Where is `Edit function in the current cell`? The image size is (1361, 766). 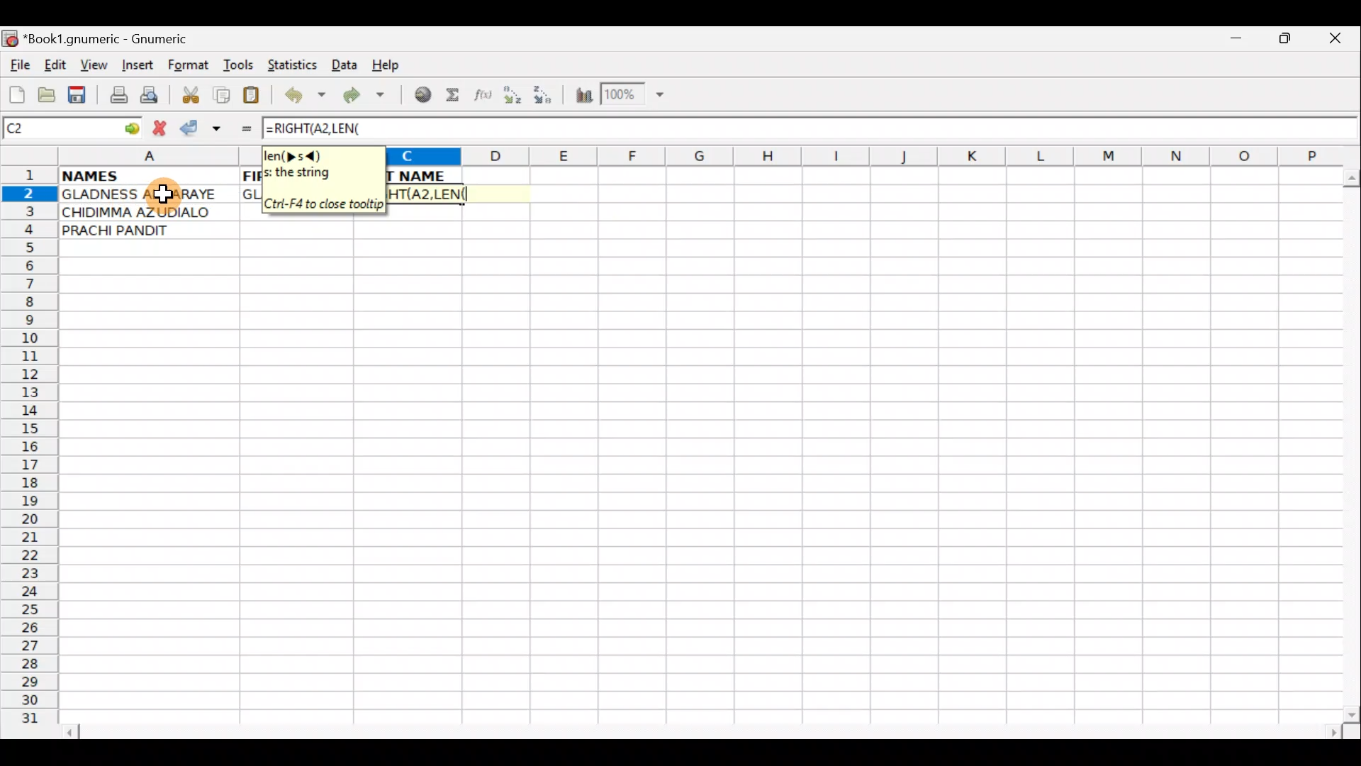 Edit function in the current cell is located at coordinates (486, 99).